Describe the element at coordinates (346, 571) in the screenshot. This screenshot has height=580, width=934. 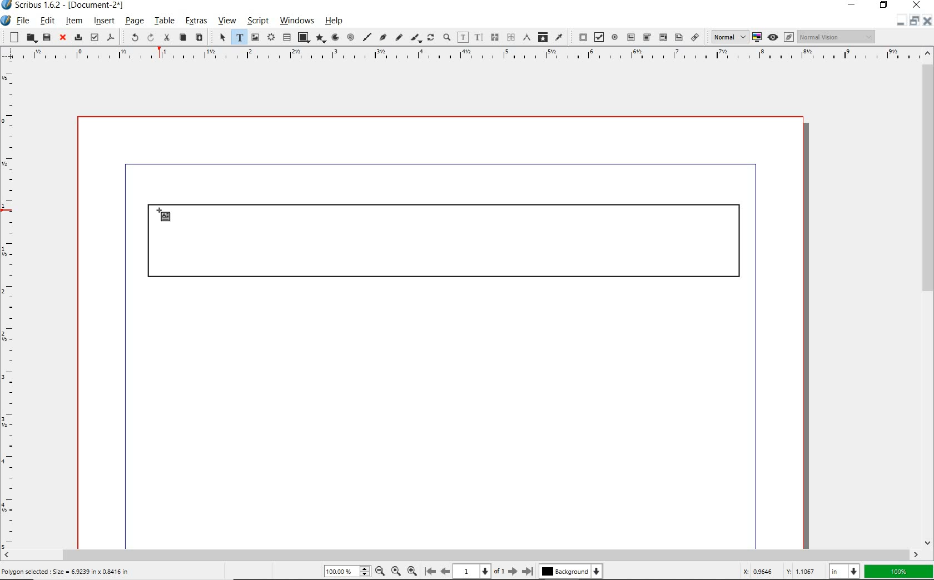
I see `zoom level` at that location.